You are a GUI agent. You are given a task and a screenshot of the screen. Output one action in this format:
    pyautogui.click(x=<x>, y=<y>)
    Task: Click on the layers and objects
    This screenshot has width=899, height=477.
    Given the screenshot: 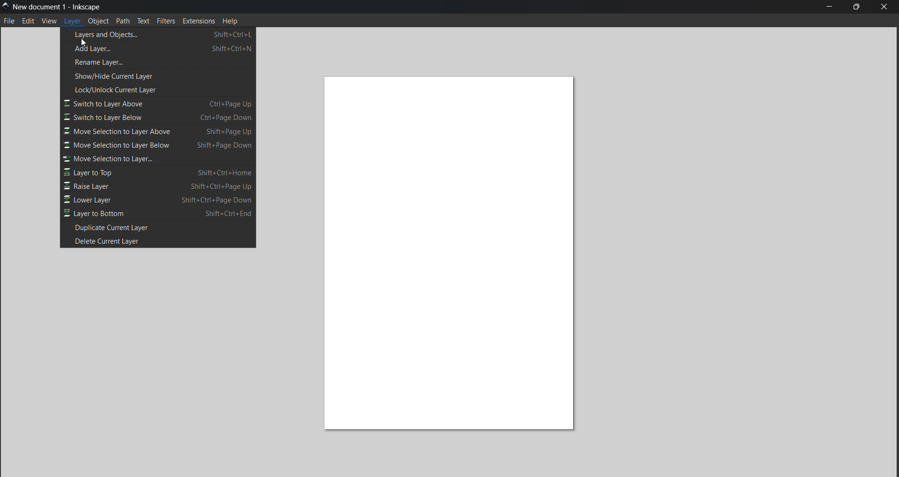 What is the action you would take?
    pyautogui.click(x=162, y=34)
    